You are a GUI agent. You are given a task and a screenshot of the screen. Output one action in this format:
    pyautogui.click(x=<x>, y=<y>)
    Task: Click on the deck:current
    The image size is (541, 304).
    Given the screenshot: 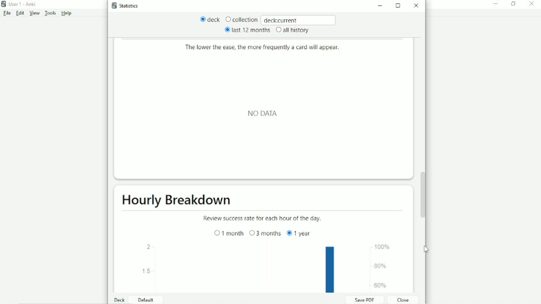 What is the action you would take?
    pyautogui.click(x=299, y=19)
    